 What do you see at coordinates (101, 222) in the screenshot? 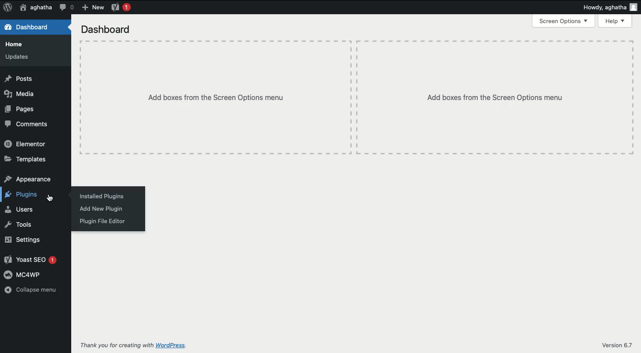
I see `Plugin file editor` at bounding box center [101, 222].